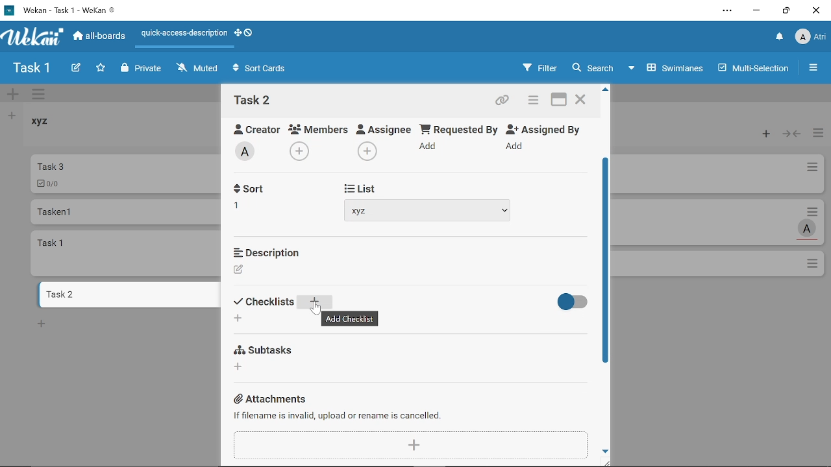 This screenshot has width=831, height=467. What do you see at coordinates (810, 38) in the screenshot?
I see `Profile` at bounding box center [810, 38].